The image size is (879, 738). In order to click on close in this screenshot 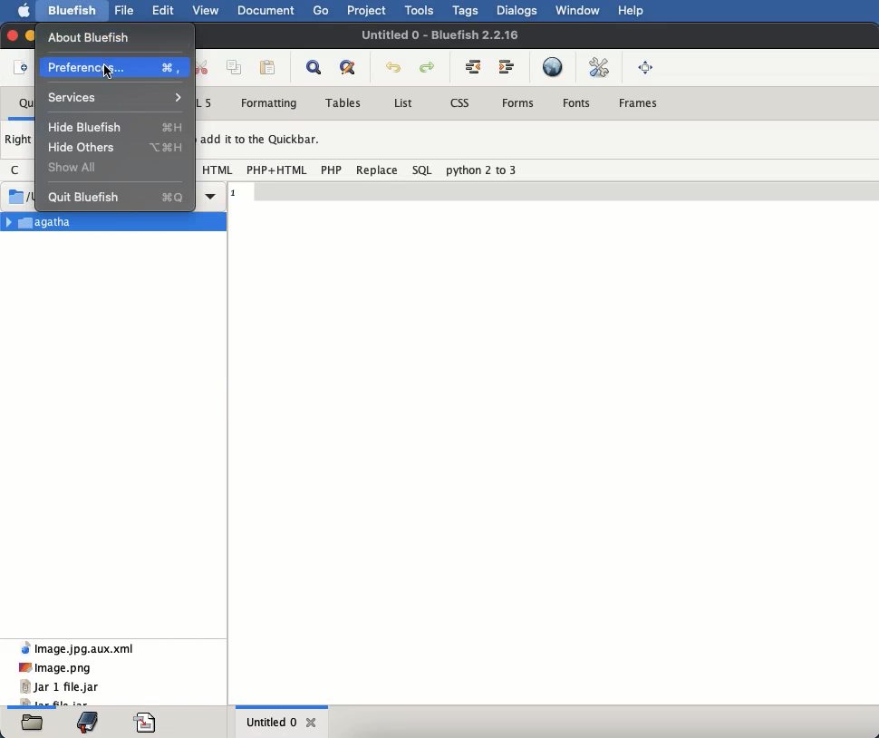, I will do `click(11, 36)`.